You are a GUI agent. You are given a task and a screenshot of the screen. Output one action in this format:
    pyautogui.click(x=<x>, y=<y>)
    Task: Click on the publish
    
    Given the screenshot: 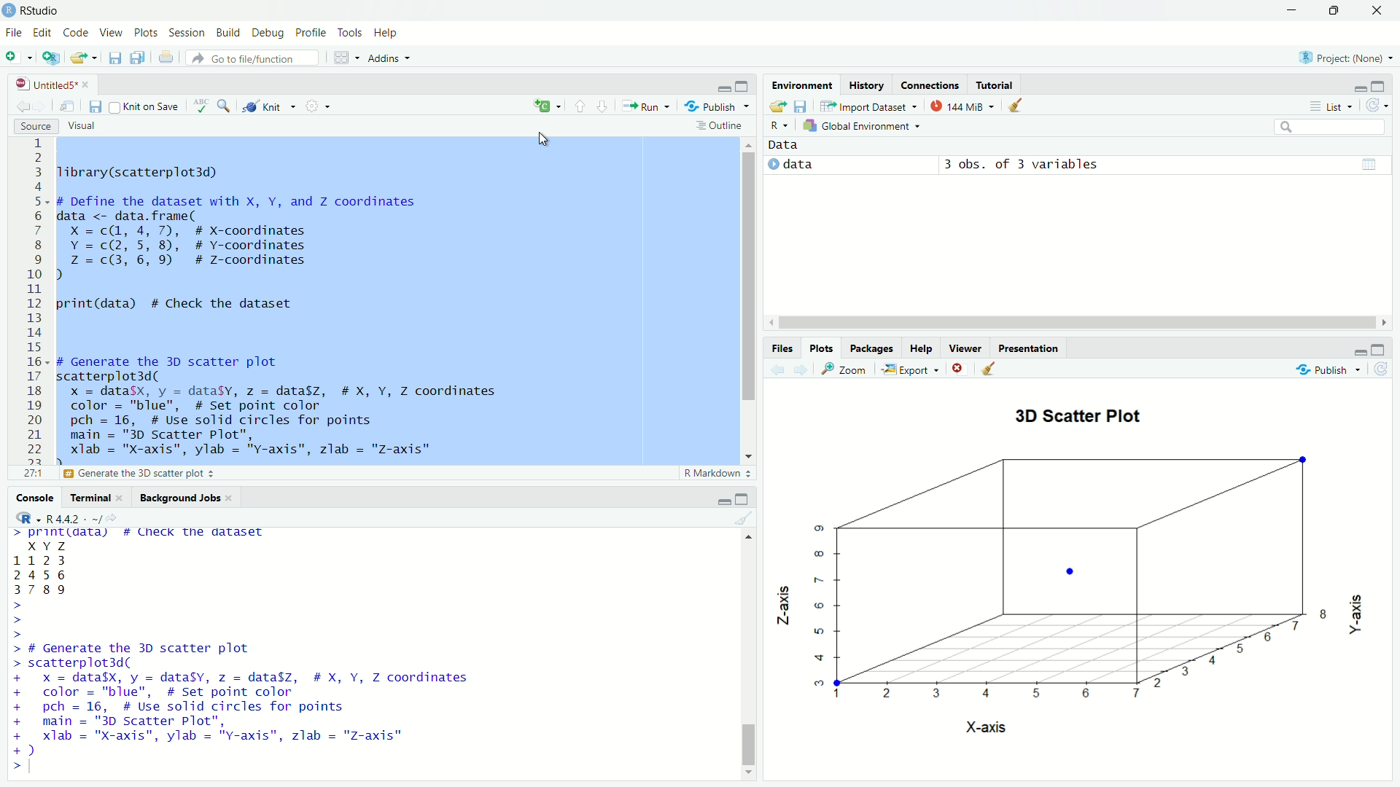 What is the action you would take?
    pyautogui.click(x=1330, y=371)
    